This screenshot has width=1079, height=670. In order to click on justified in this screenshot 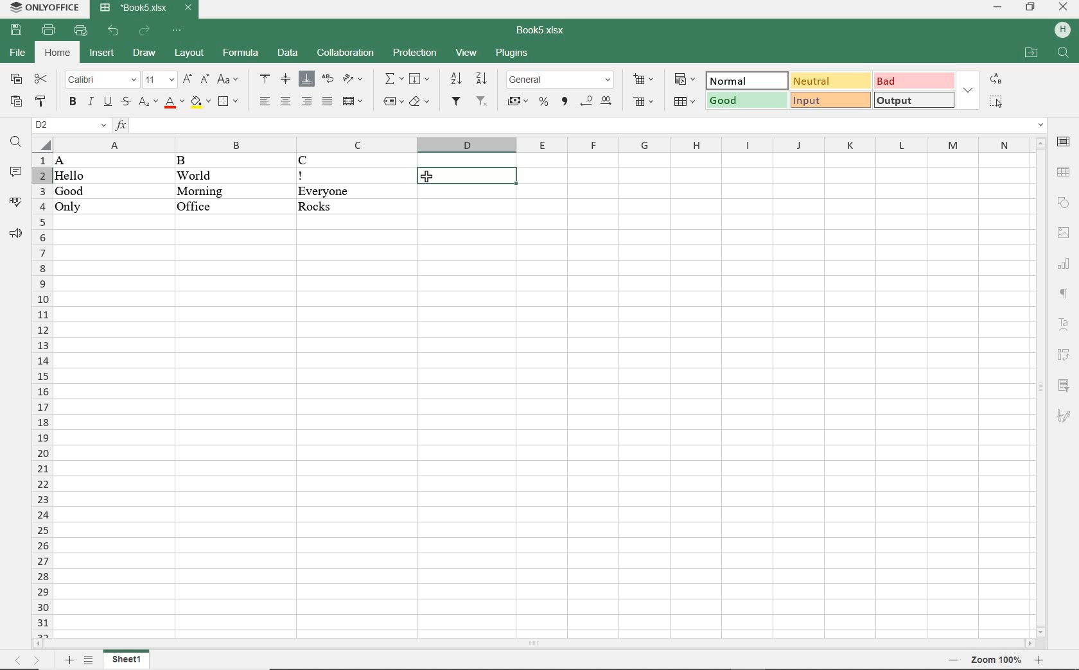, I will do `click(327, 101)`.